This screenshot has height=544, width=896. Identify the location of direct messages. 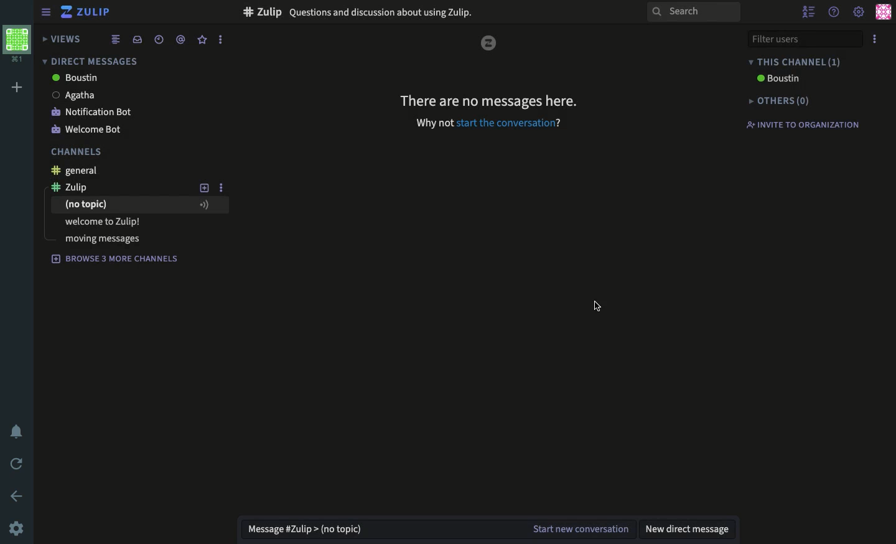
(89, 61).